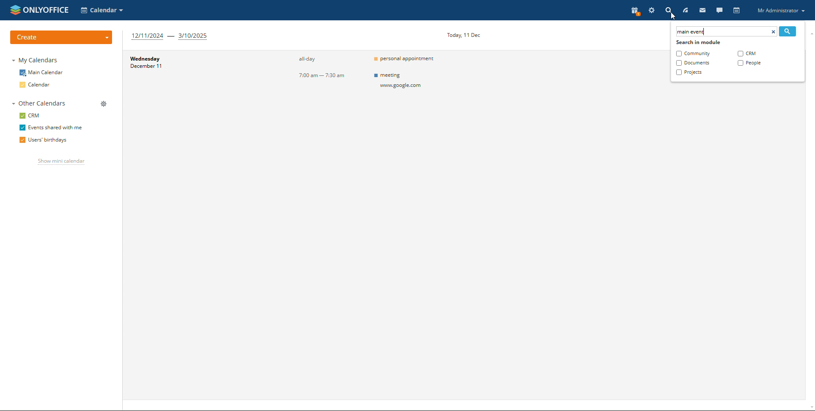 This screenshot has height=411, width=815. What do you see at coordinates (62, 37) in the screenshot?
I see `create` at bounding box center [62, 37].